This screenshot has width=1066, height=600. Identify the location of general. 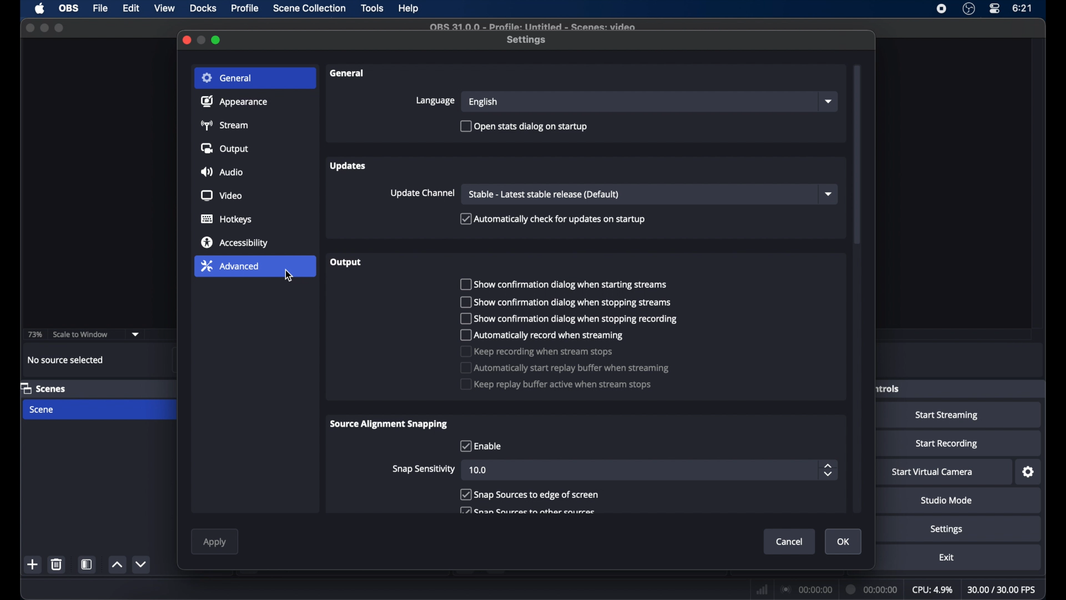
(227, 78).